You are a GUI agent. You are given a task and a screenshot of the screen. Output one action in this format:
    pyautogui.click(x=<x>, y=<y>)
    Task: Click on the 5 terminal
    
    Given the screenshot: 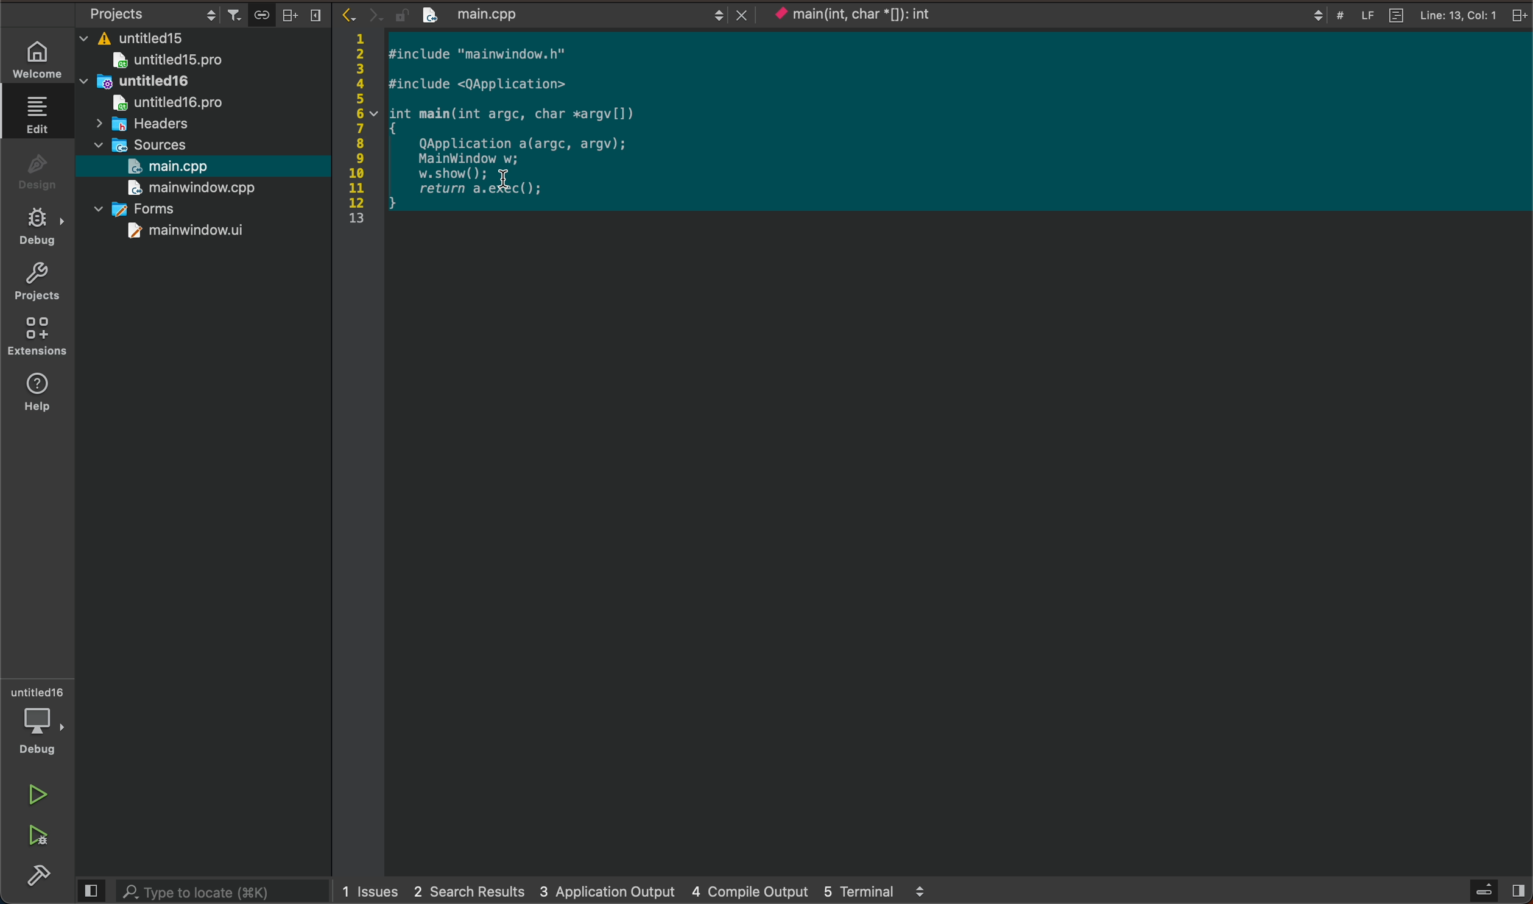 What is the action you would take?
    pyautogui.click(x=892, y=891)
    